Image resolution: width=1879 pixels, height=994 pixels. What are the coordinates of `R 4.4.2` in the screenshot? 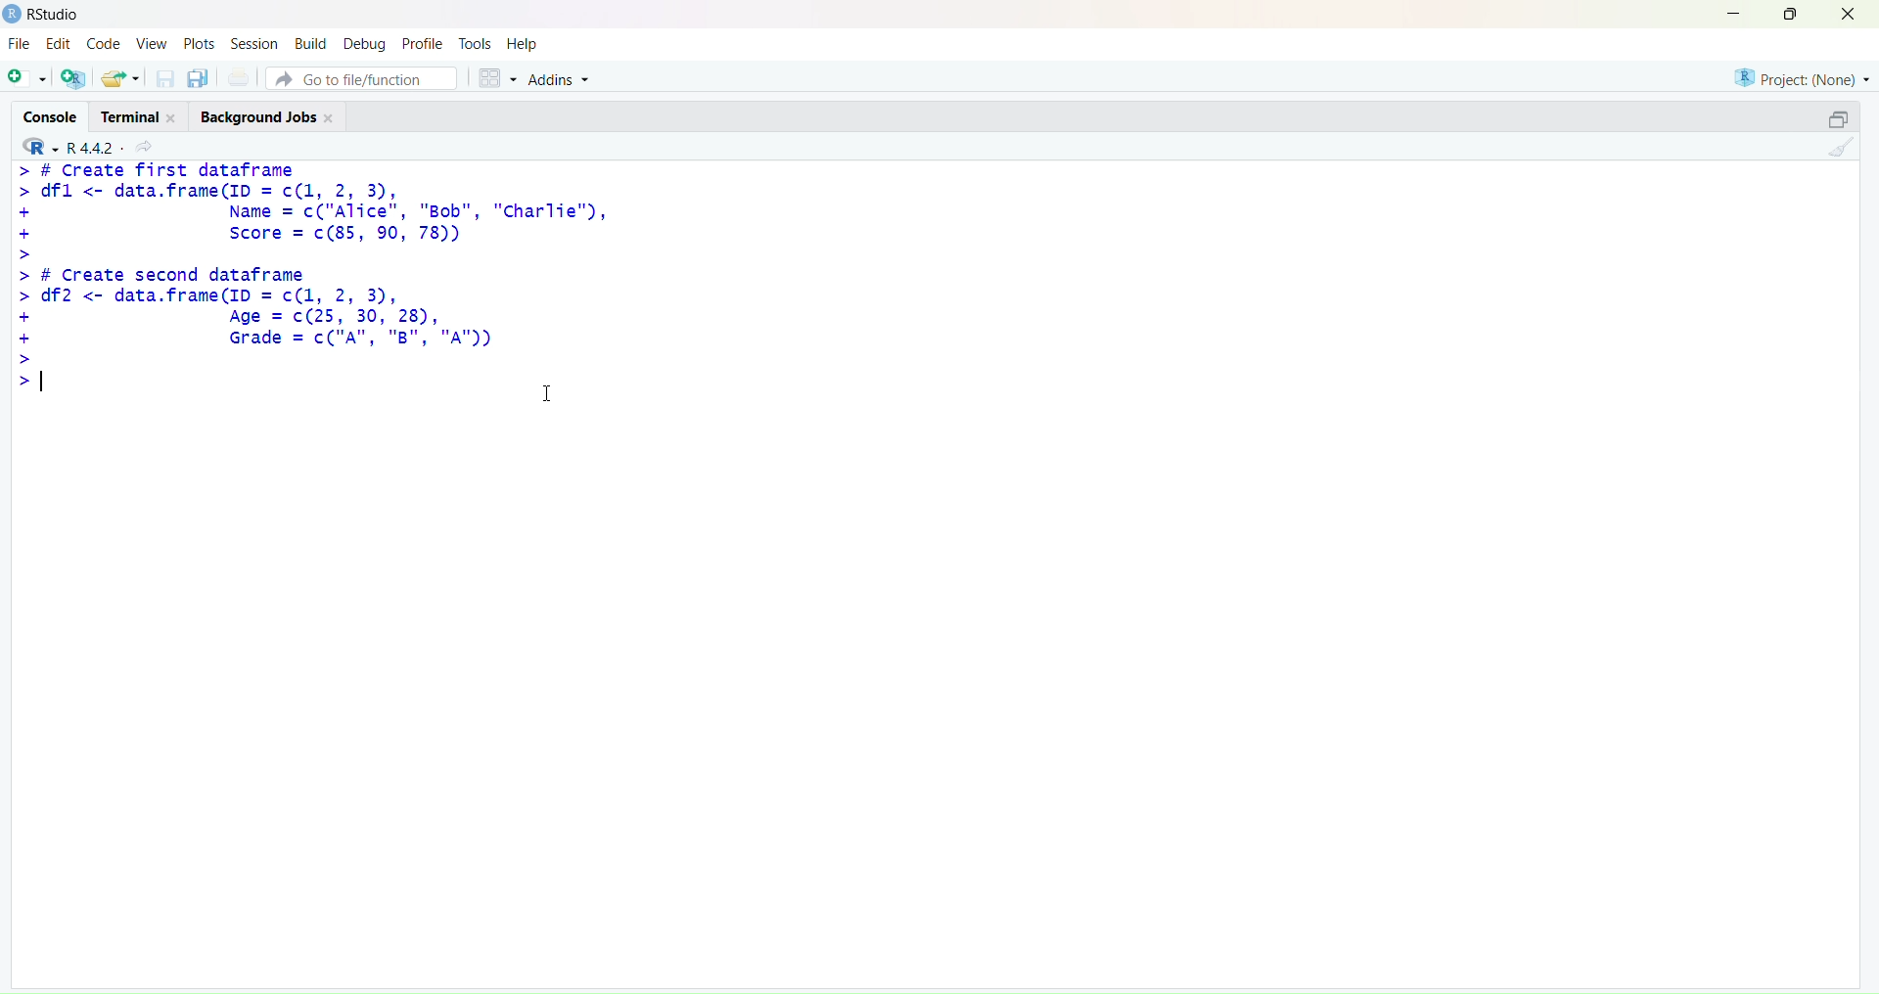 It's located at (67, 146).